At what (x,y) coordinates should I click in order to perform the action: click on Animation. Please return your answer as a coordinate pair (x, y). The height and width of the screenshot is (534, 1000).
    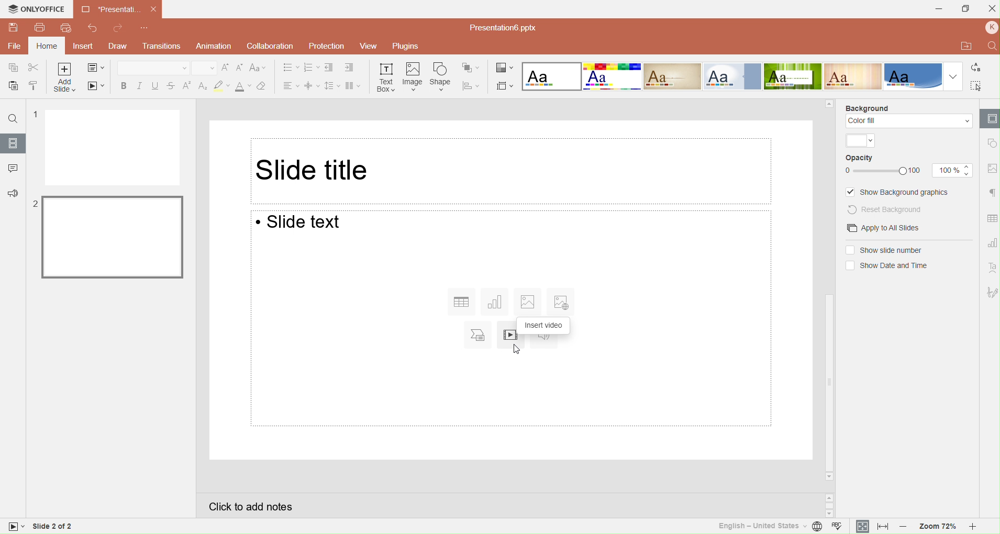
    Looking at the image, I should click on (214, 47).